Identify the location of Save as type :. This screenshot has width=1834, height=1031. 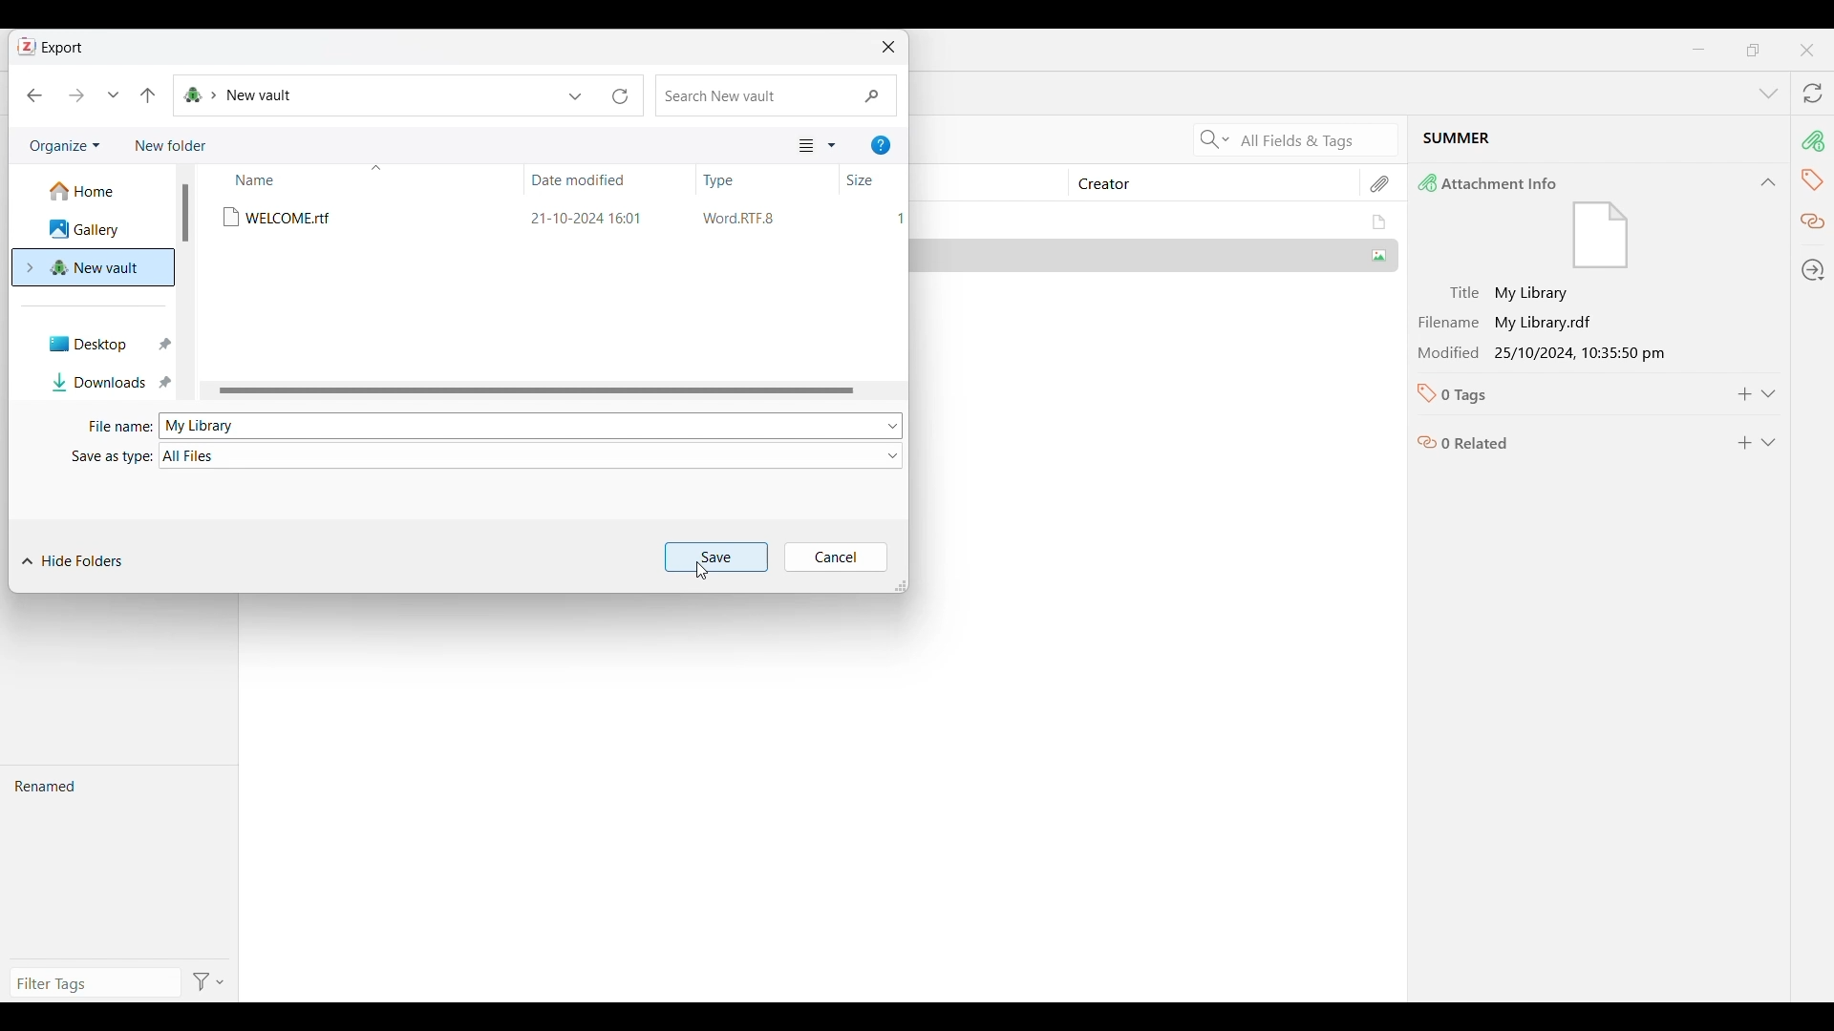
(107, 455).